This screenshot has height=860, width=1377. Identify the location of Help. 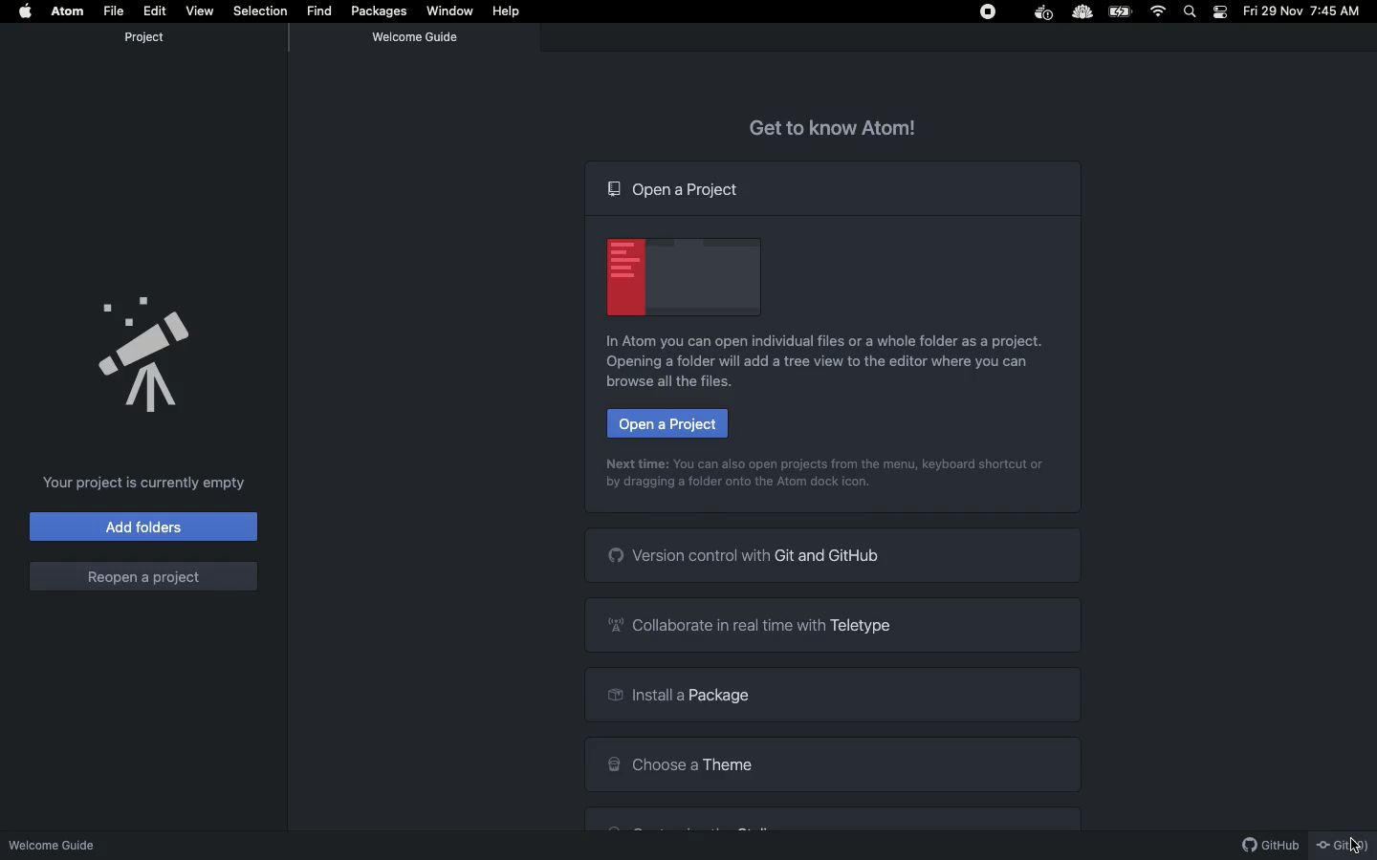
(510, 11).